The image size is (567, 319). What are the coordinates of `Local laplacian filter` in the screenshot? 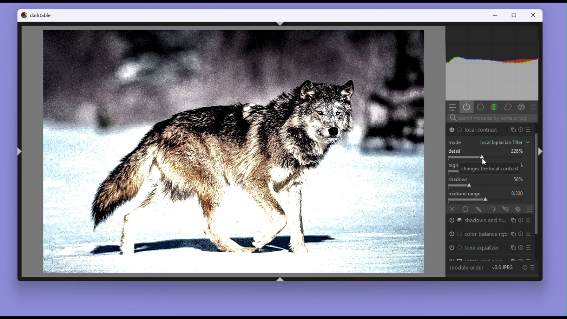 It's located at (504, 141).